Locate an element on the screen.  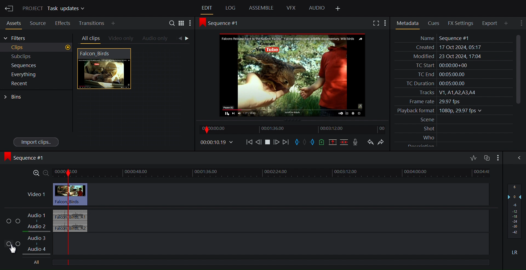
Show settings menu is located at coordinates (521, 23).